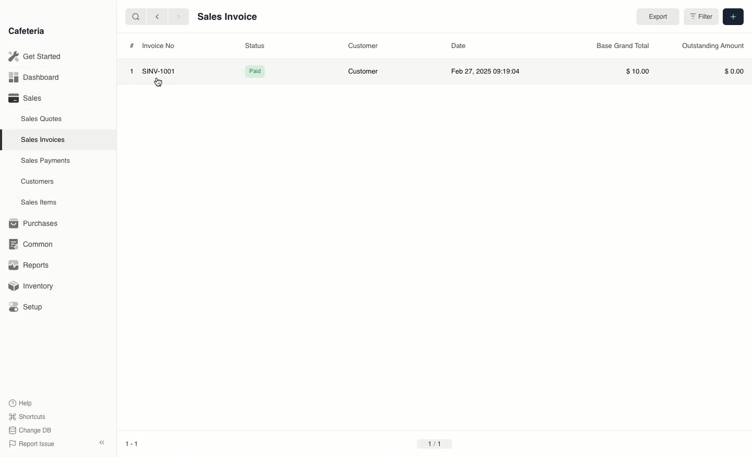 This screenshot has height=457, width=752. What do you see at coordinates (28, 416) in the screenshot?
I see `Shortcuts` at bounding box center [28, 416].